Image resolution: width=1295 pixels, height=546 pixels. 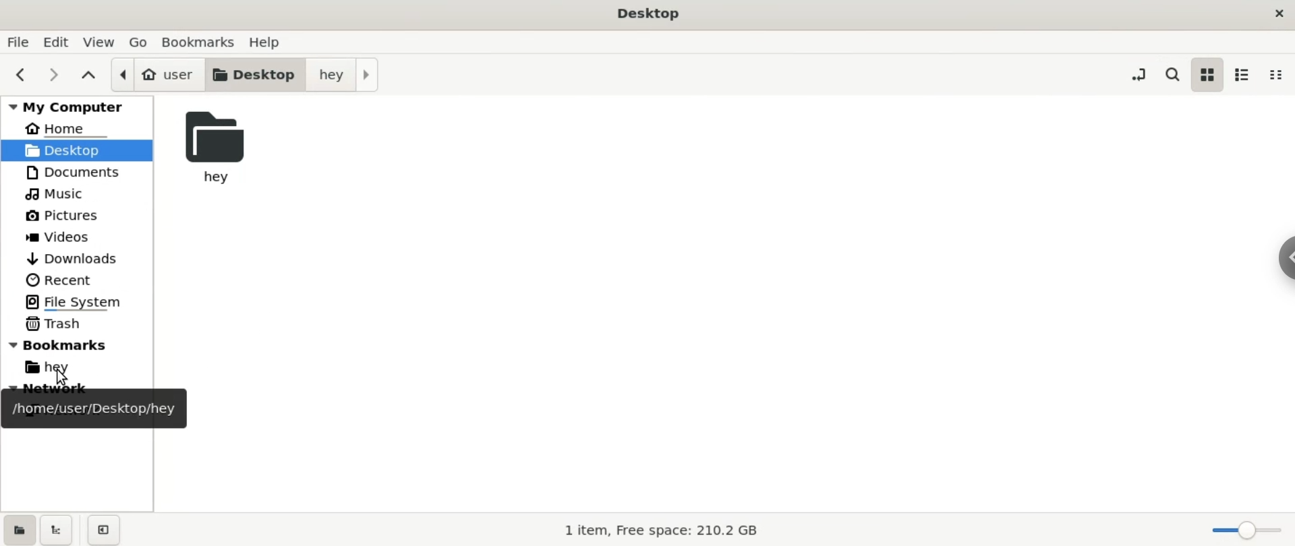 I want to click on home, so click(x=61, y=129).